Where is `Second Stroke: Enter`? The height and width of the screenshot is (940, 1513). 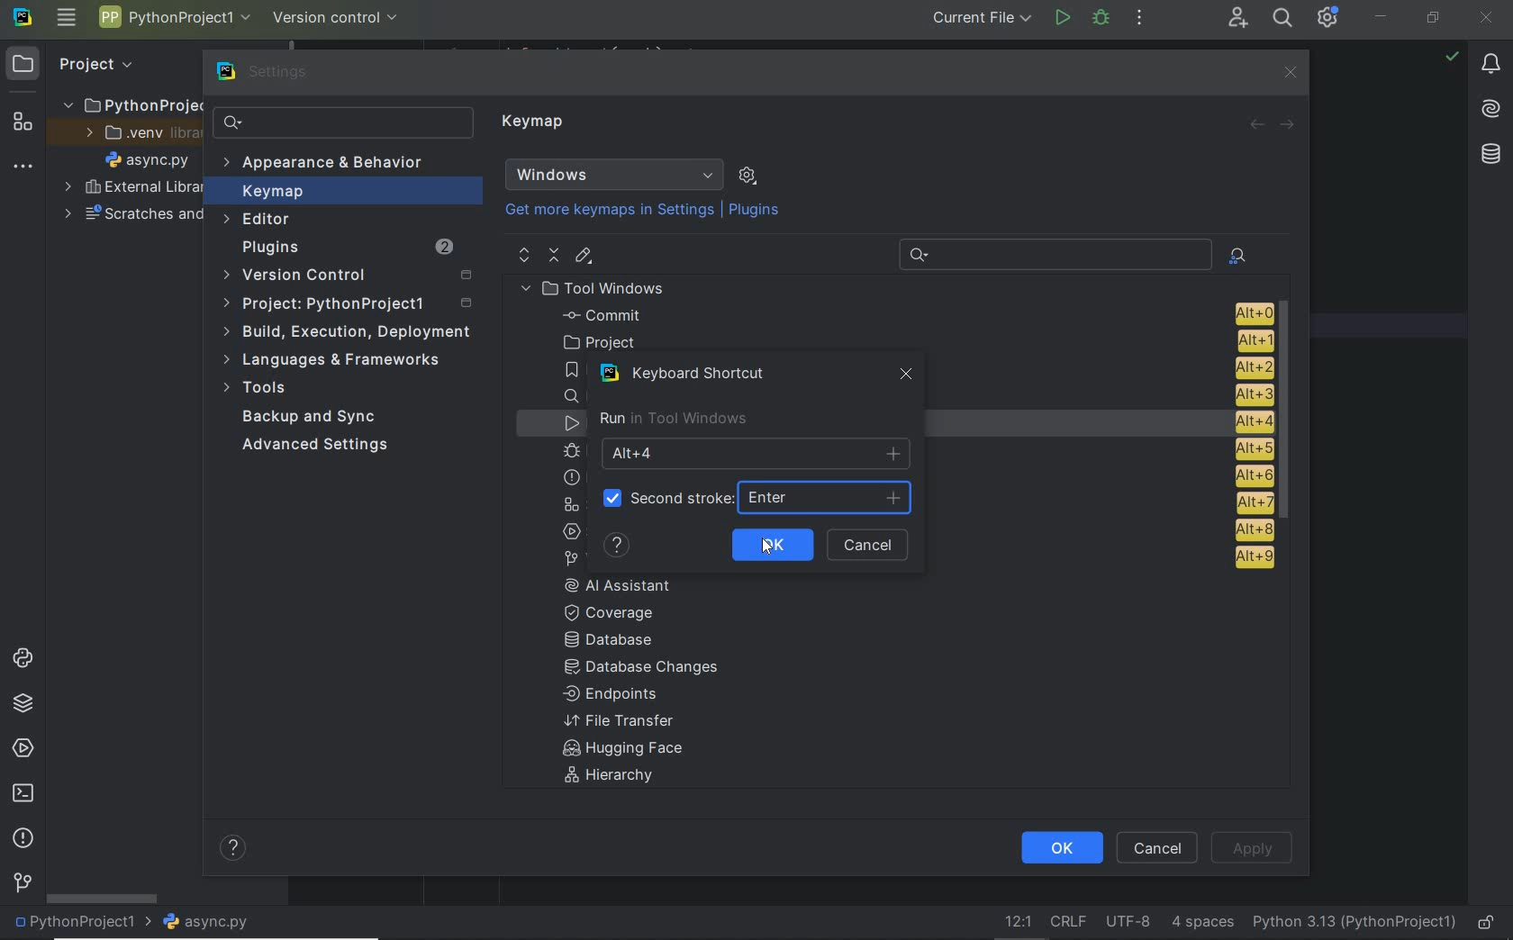 Second Stroke: Enter is located at coordinates (755, 497).